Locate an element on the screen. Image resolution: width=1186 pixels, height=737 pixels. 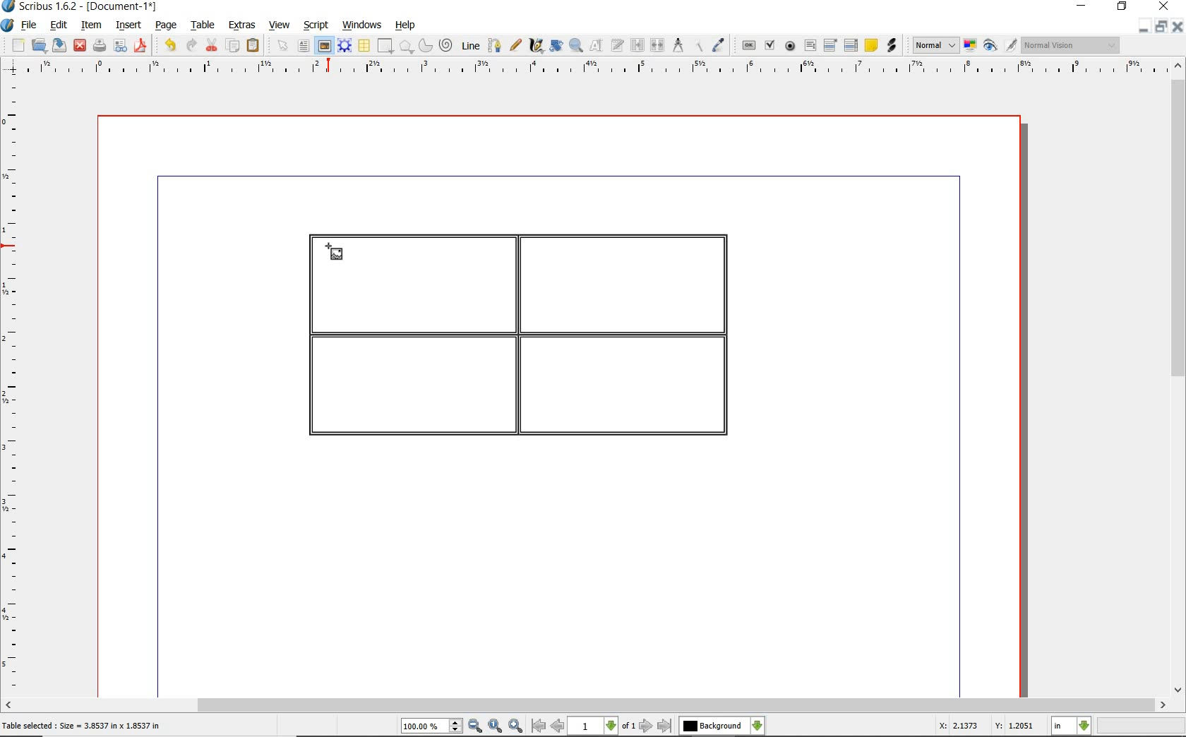
help is located at coordinates (405, 25).